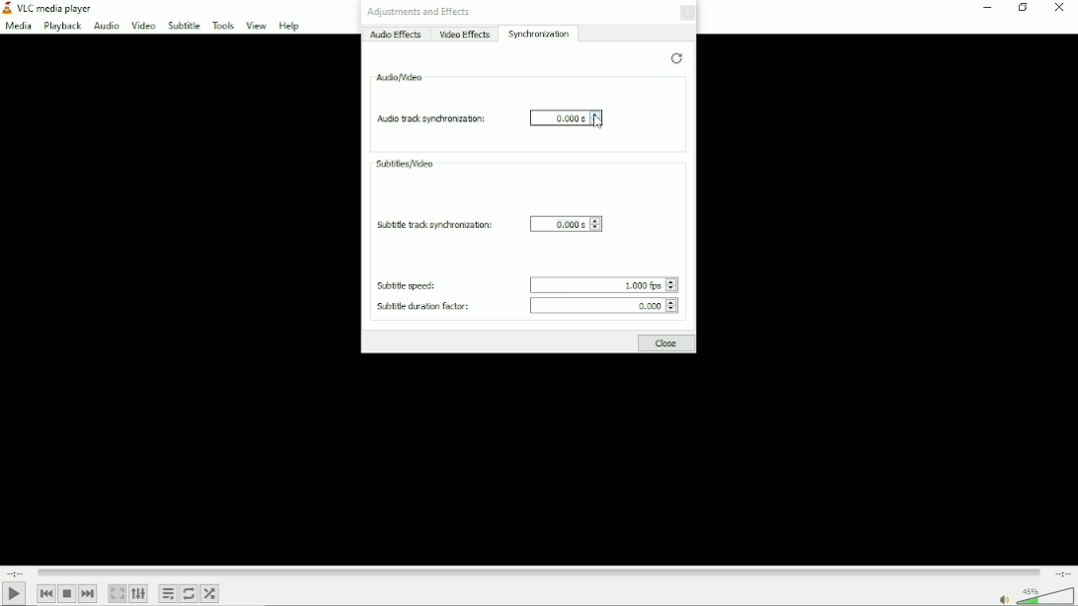 The width and height of the screenshot is (1078, 606). I want to click on Synchronization, so click(540, 34).